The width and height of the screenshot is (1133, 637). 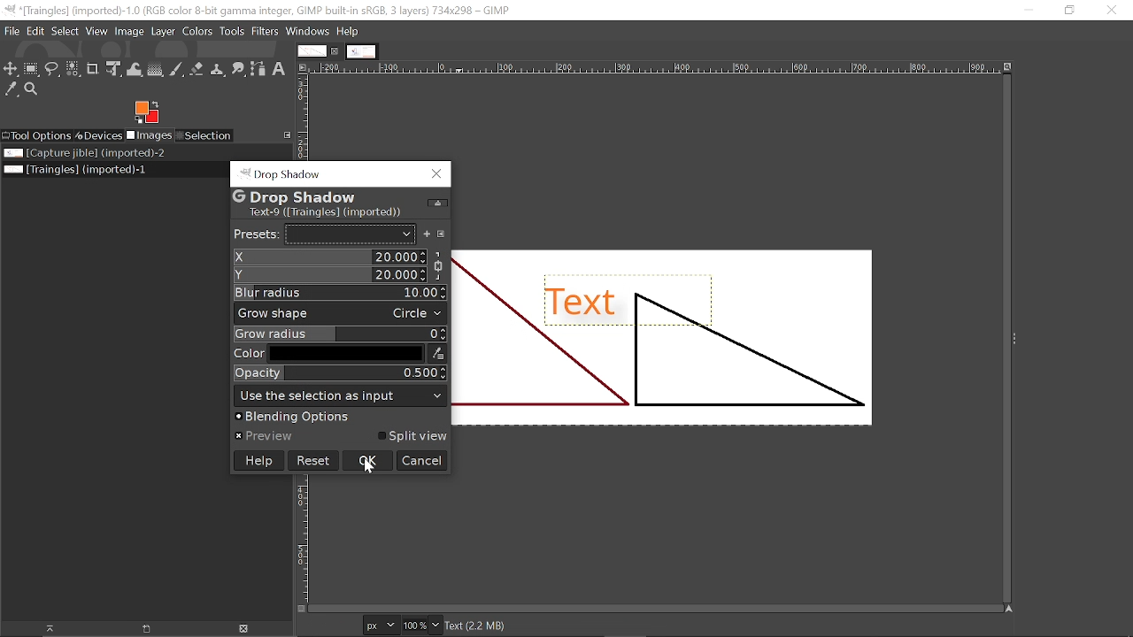 I want to click on up, so click(x=435, y=205).